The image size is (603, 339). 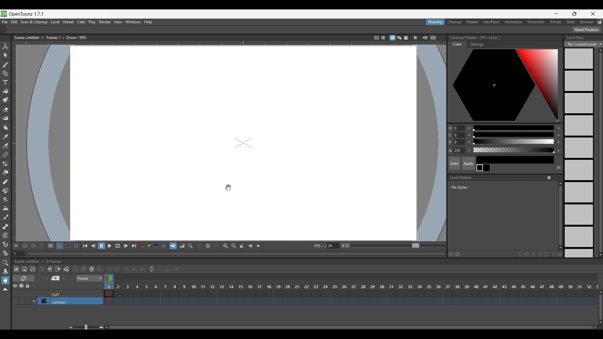 I want to click on Click to select camera, so click(x=58, y=301).